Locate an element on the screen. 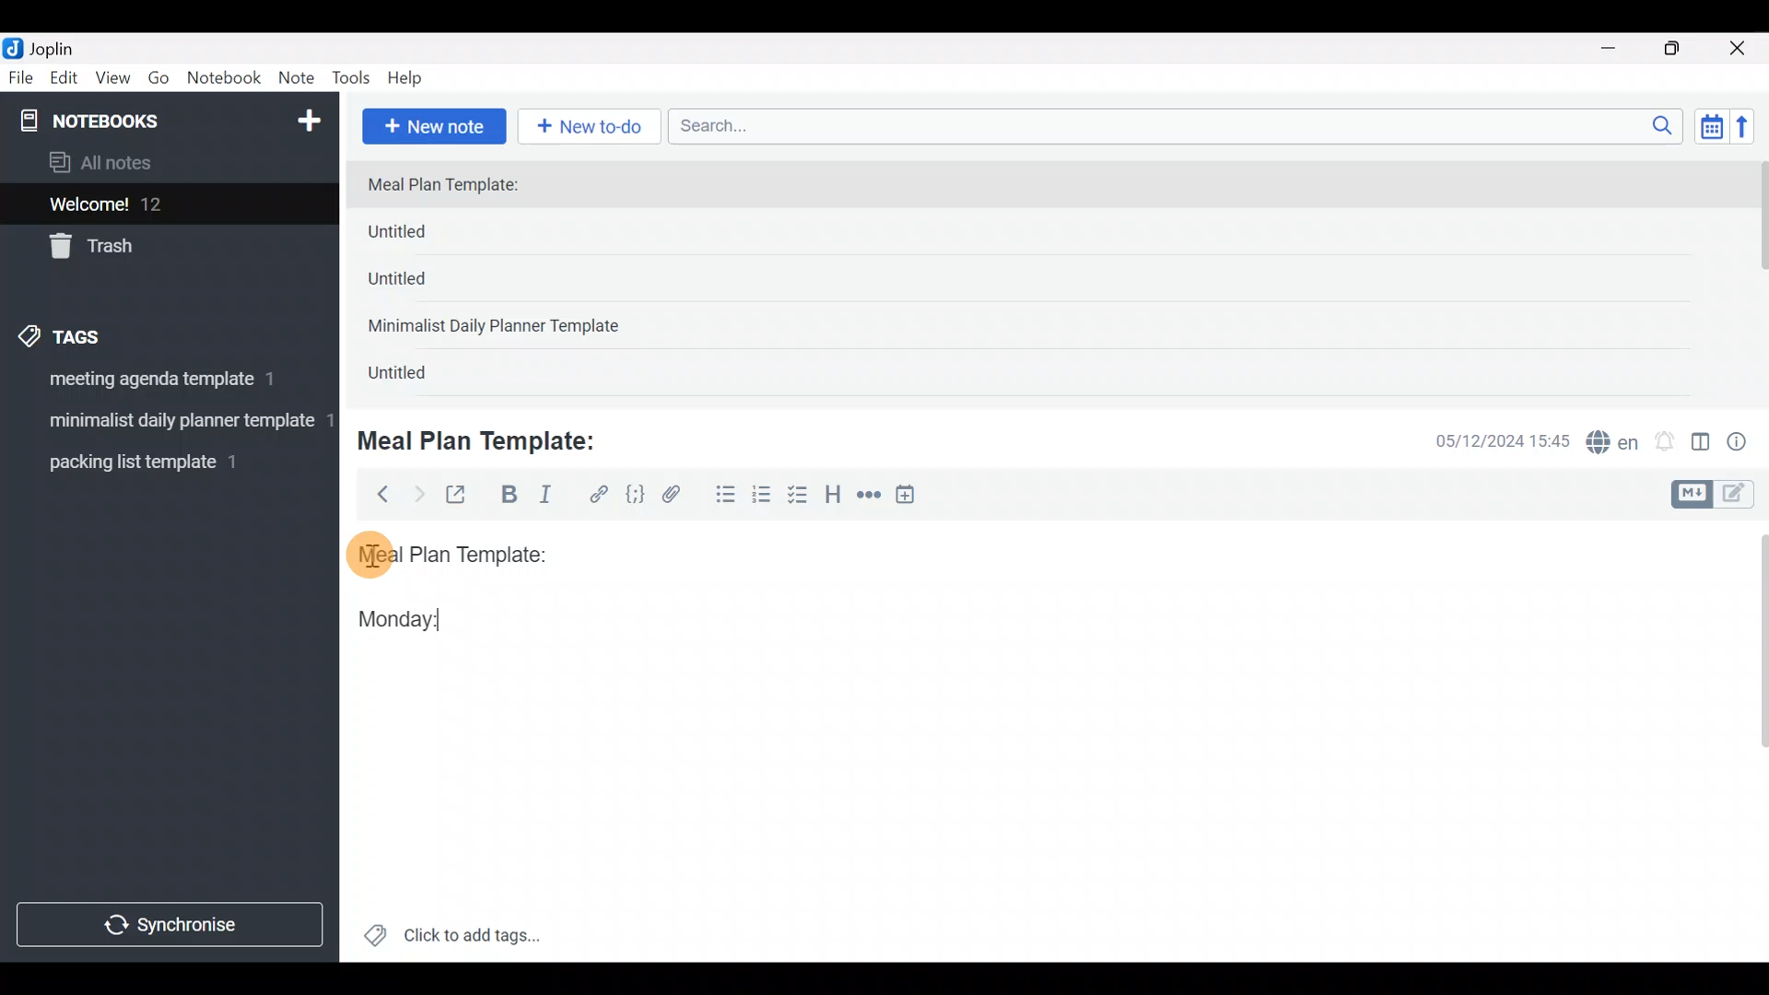  Untitled is located at coordinates (428, 236).